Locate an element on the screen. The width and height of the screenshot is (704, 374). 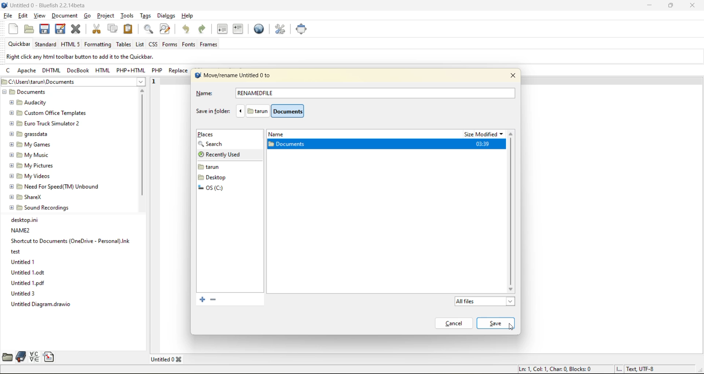
Euro Truck Simulator 2 is located at coordinates (46, 124).